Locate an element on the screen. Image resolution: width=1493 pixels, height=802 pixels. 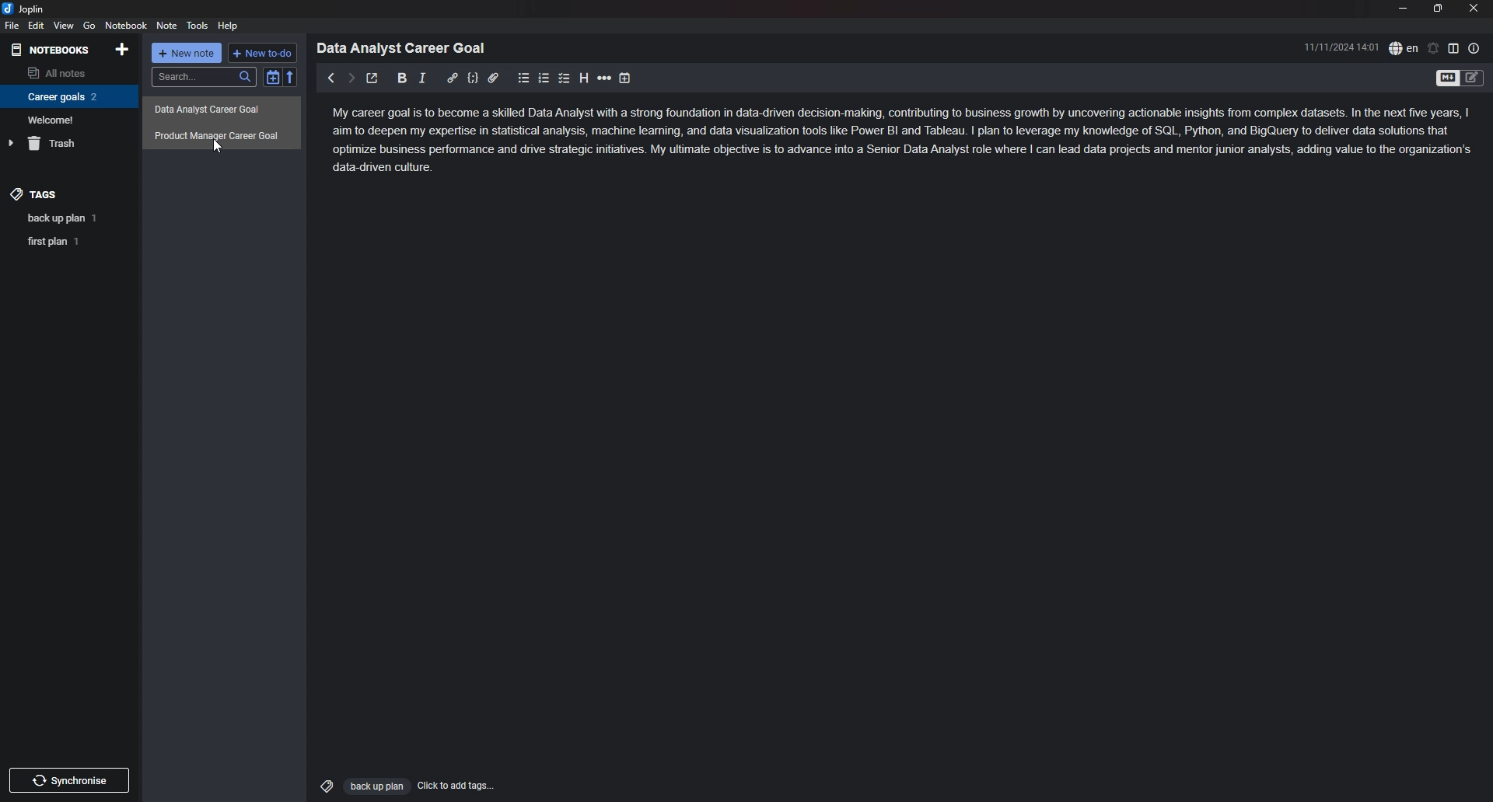
resize is located at coordinates (1439, 8).